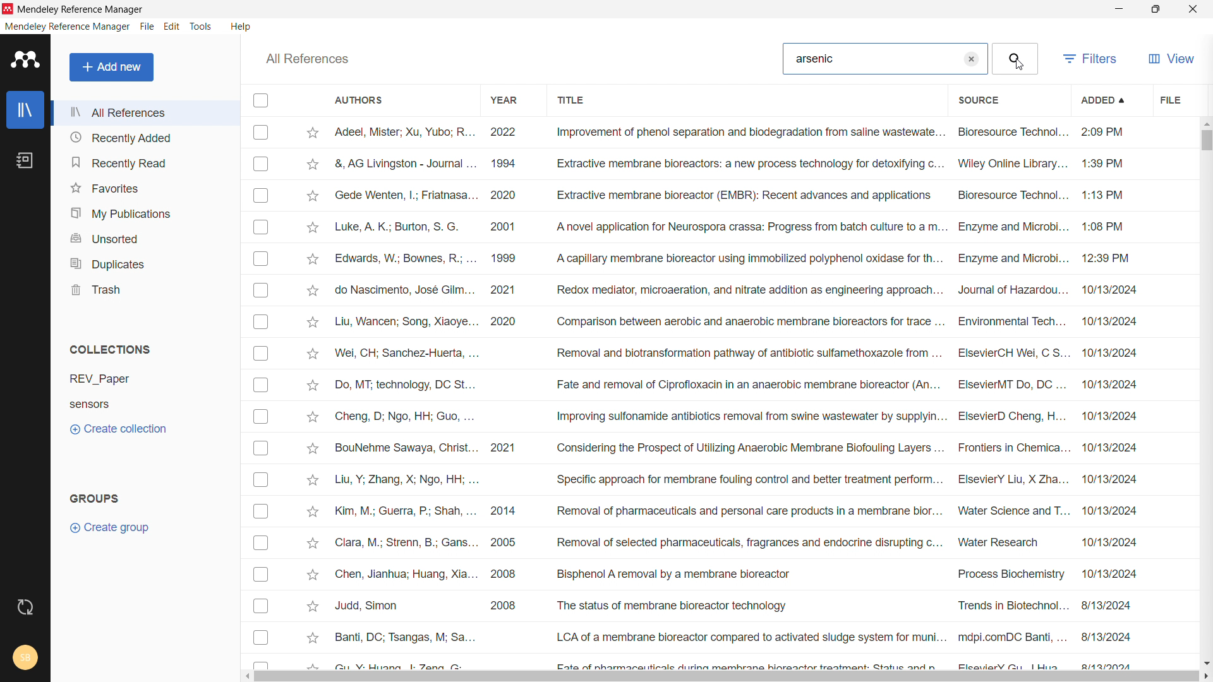  What do you see at coordinates (311, 258) in the screenshot?
I see `Add to favorites` at bounding box center [311, 258].